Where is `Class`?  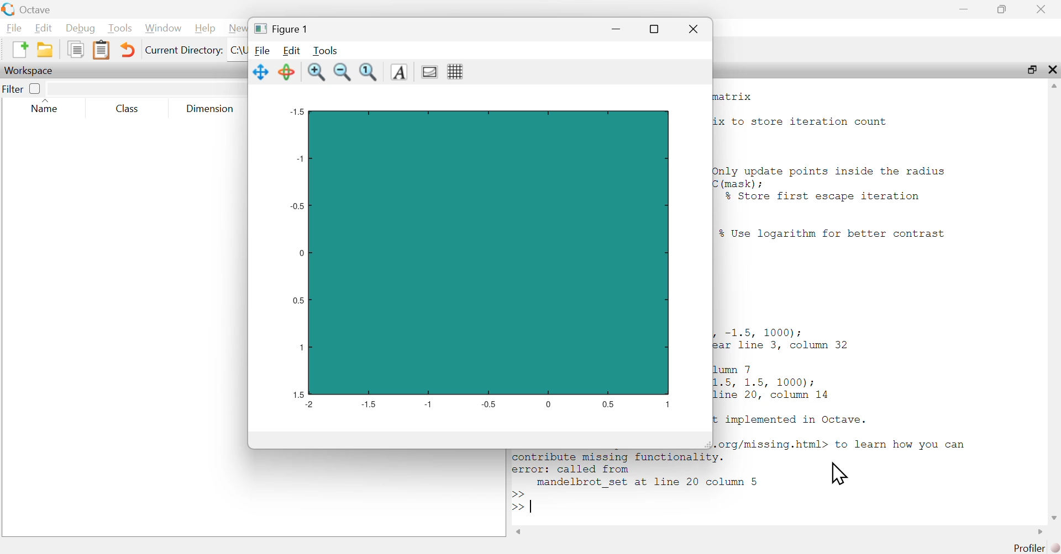 Class is located at coordinates (128, 108).